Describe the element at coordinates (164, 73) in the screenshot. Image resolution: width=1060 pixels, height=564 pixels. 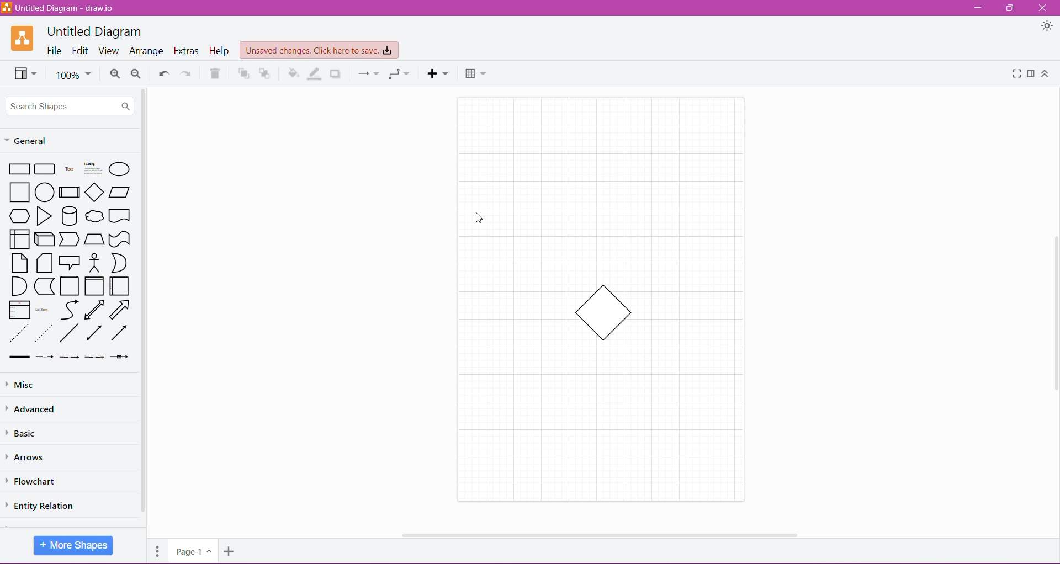
I see `Undo` at that location.